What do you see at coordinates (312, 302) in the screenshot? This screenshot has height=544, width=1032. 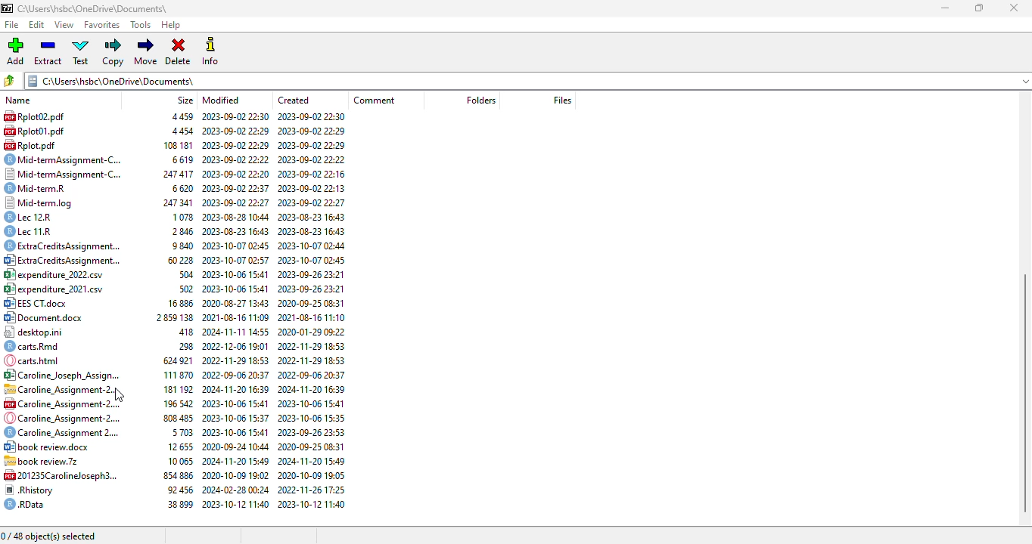 I see `2020-09-25 08:31` at bounding box center [312, 302].